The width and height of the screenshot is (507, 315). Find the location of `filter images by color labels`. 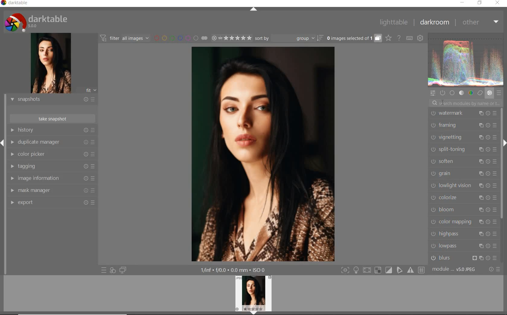

filter images by color labels is located at coordinates (175, 38).